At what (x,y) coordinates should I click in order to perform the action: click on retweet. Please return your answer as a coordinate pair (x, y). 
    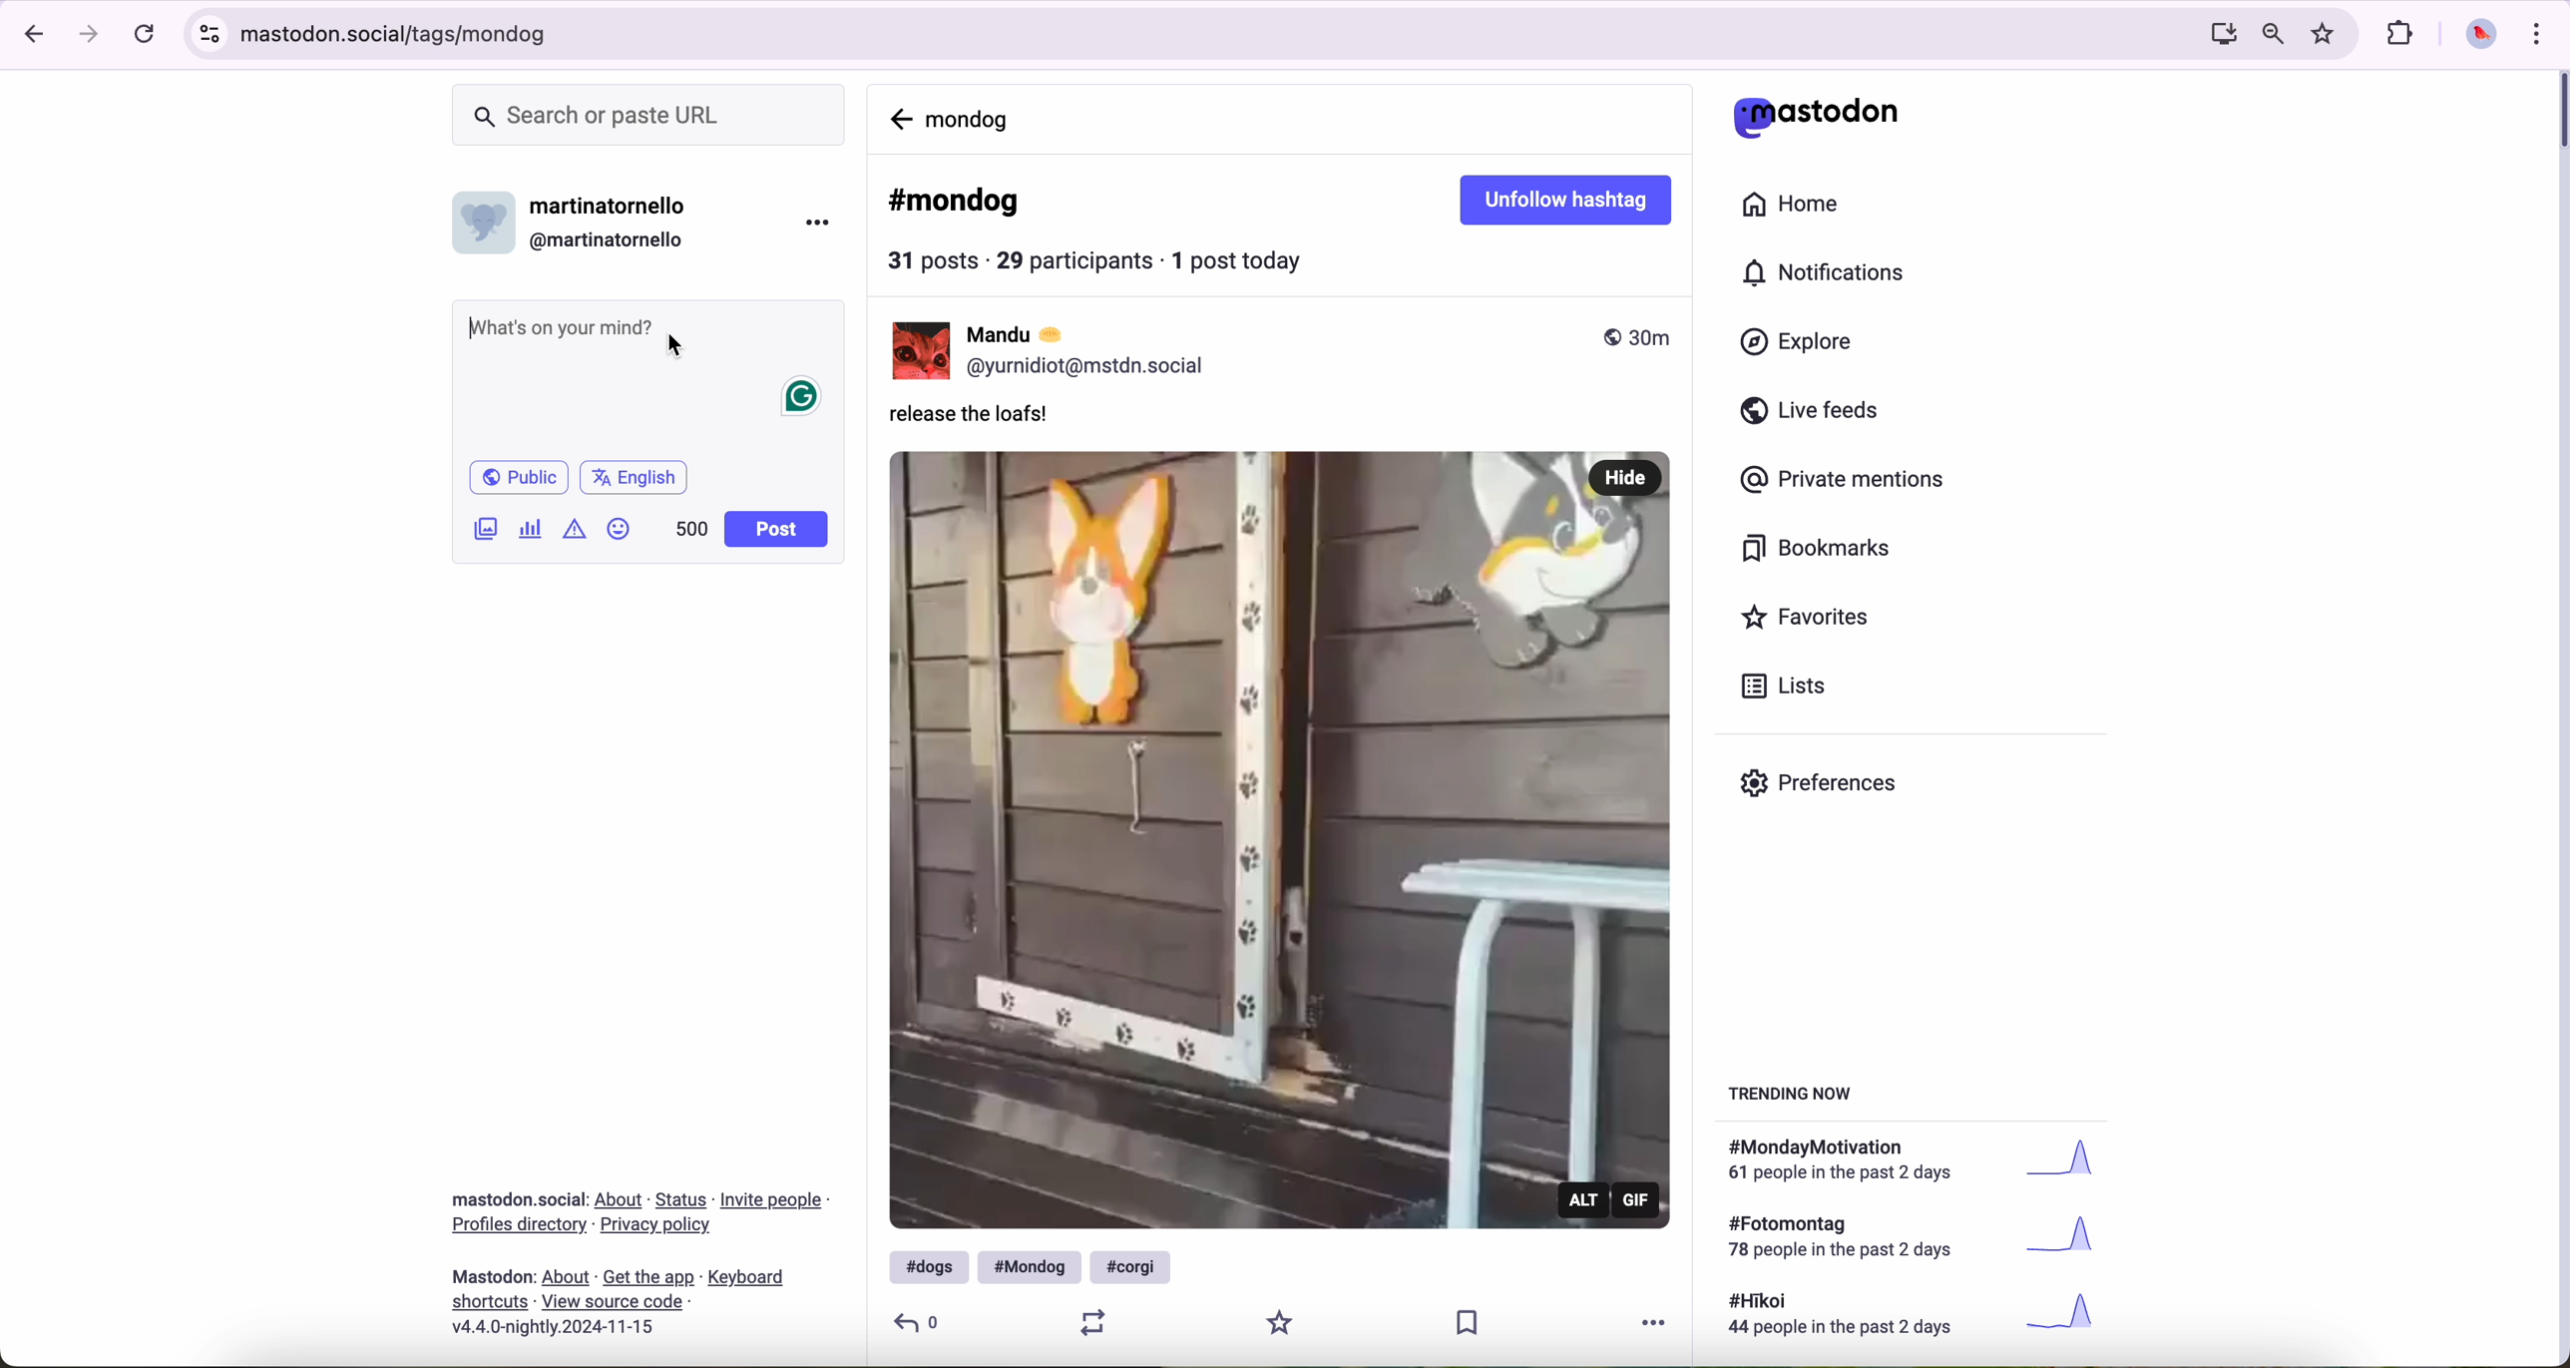
    Looking at the image, I should click on (1087, 1321).